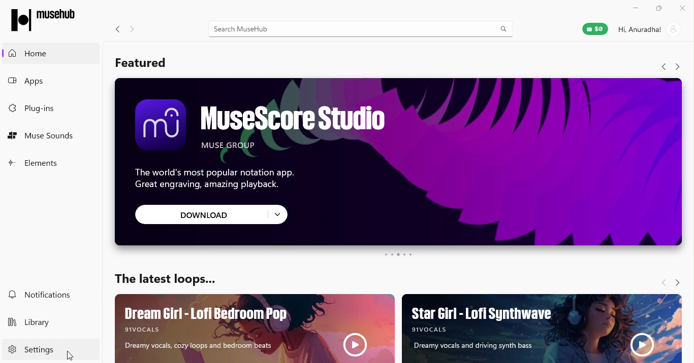 Image resolution: width=694 pixels, height=363 pixels. What do you see at coordinates (33, 80) in the screenshot?
I see `Apps` at bounding box center [33, 80].